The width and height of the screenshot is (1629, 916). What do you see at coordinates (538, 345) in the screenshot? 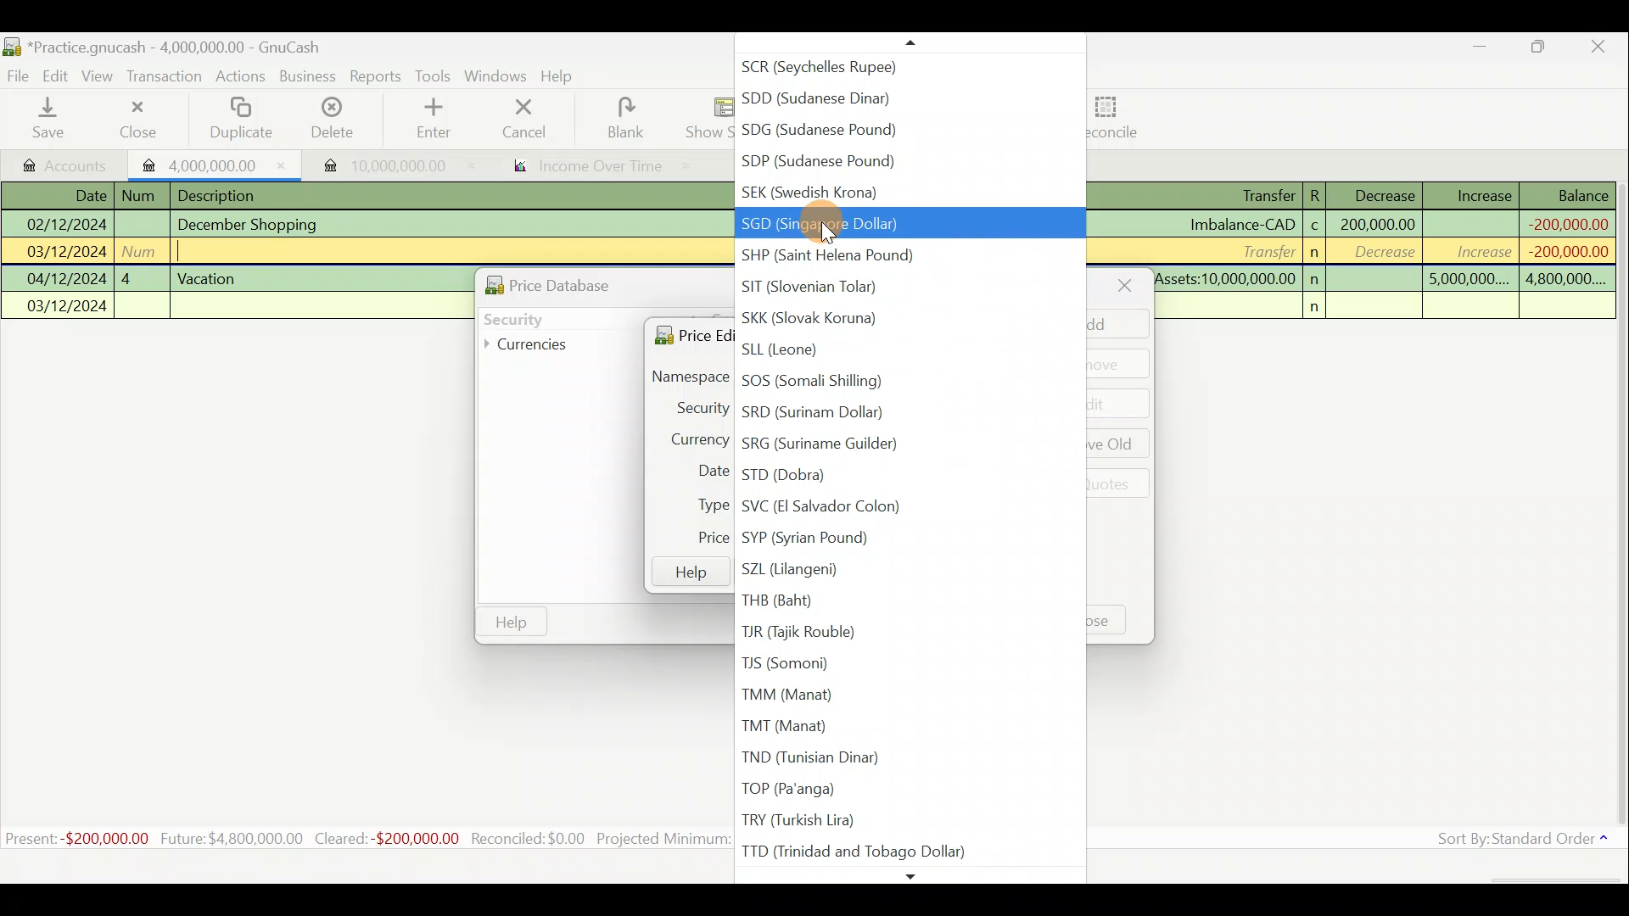
I see `Currencies` at bounding box center [538, 345].